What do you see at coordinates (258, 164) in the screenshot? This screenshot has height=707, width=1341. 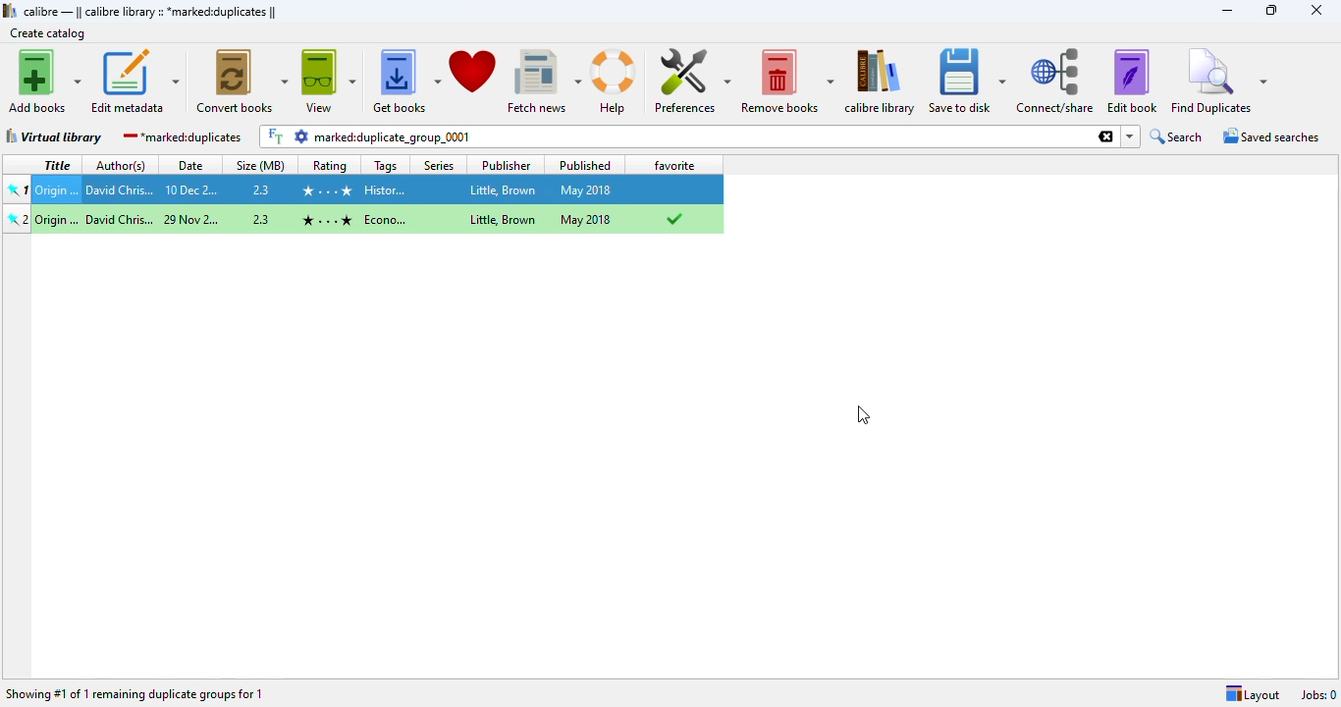 I see `size (MB)` at bounding box center [258, 164].